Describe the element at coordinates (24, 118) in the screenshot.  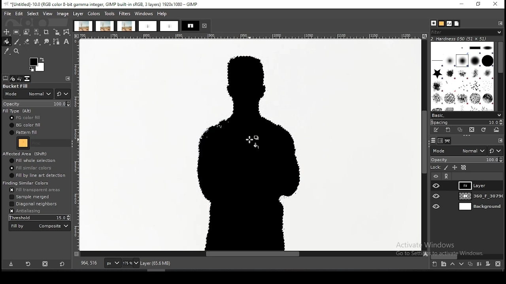
I see `FG color fill` at that location.